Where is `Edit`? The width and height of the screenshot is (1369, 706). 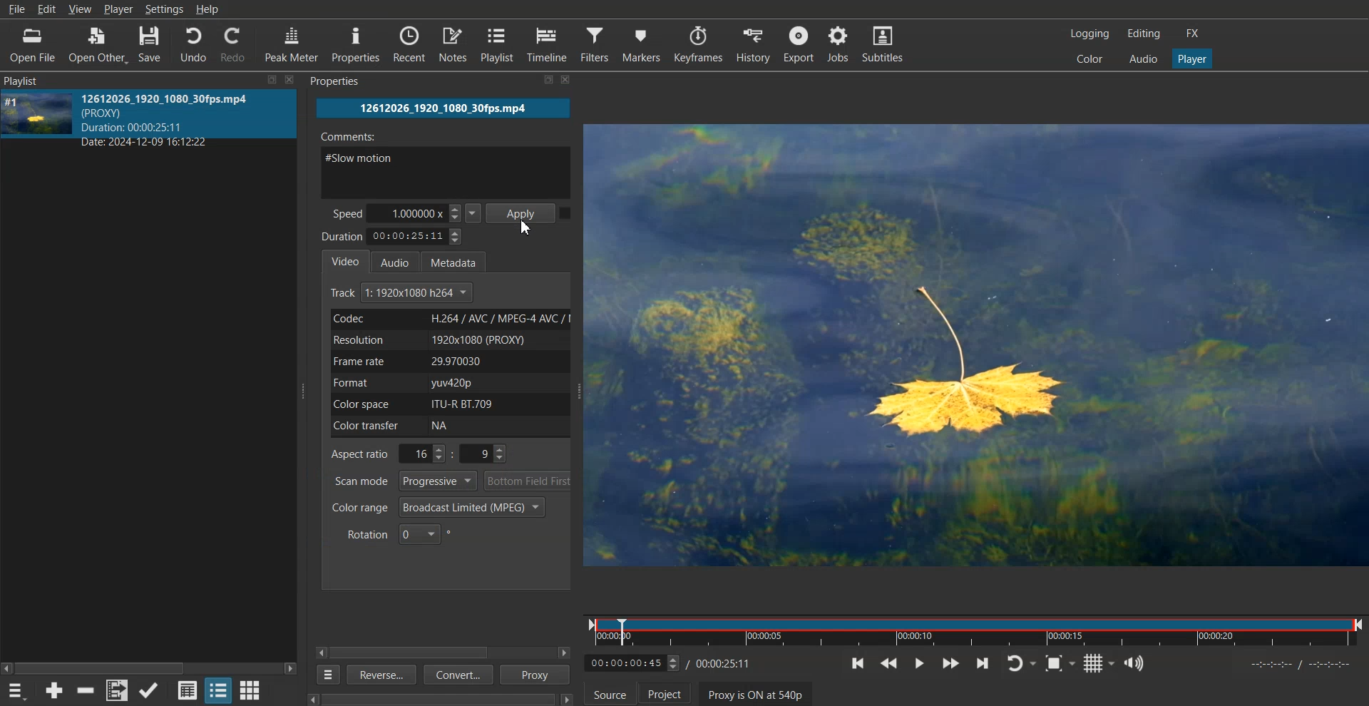 Edit is located at coordinates (46, 9).